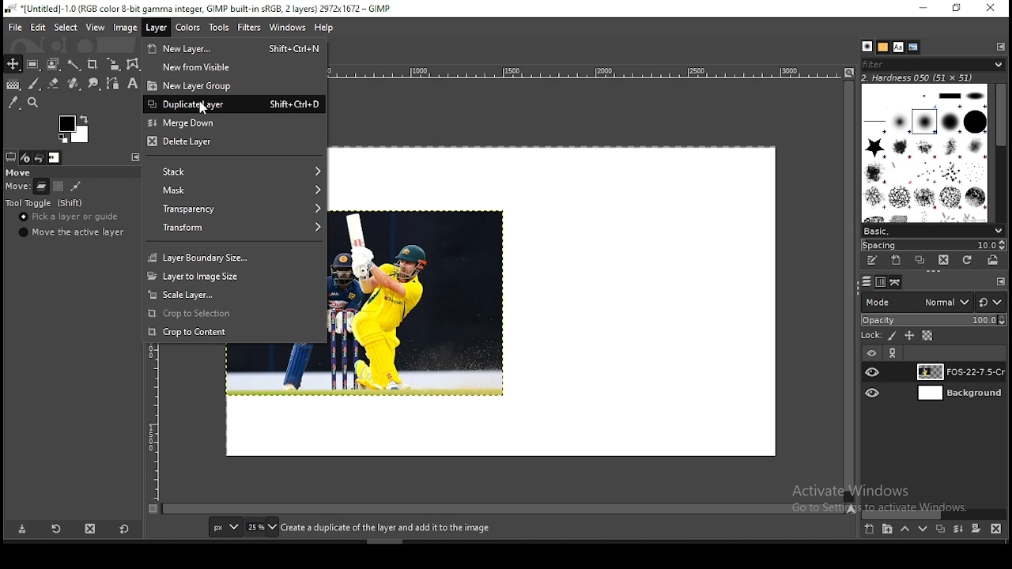  What do you see at coordinates (233, 314) in the screenshot?
I see `crop to selection` at bounding box center [233, 314].